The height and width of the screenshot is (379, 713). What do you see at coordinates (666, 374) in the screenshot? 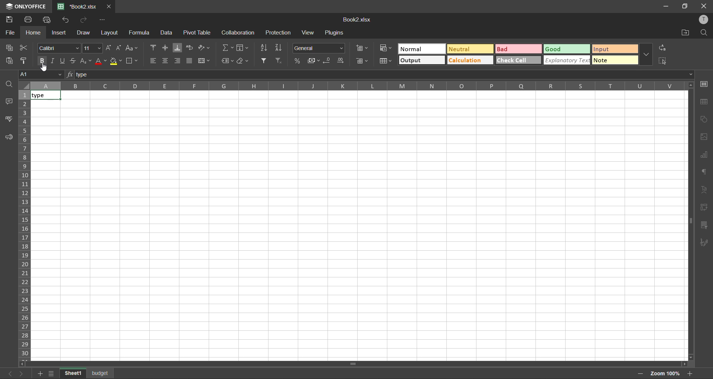
I see `zoom factor` at bounding box center [666, 374].